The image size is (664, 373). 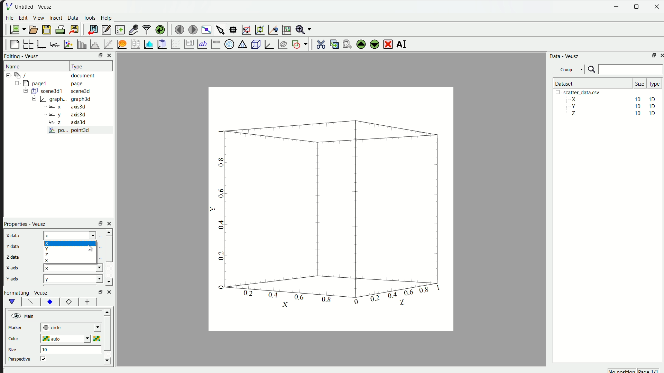 I want to click on Data, so click(x=72, y=18).